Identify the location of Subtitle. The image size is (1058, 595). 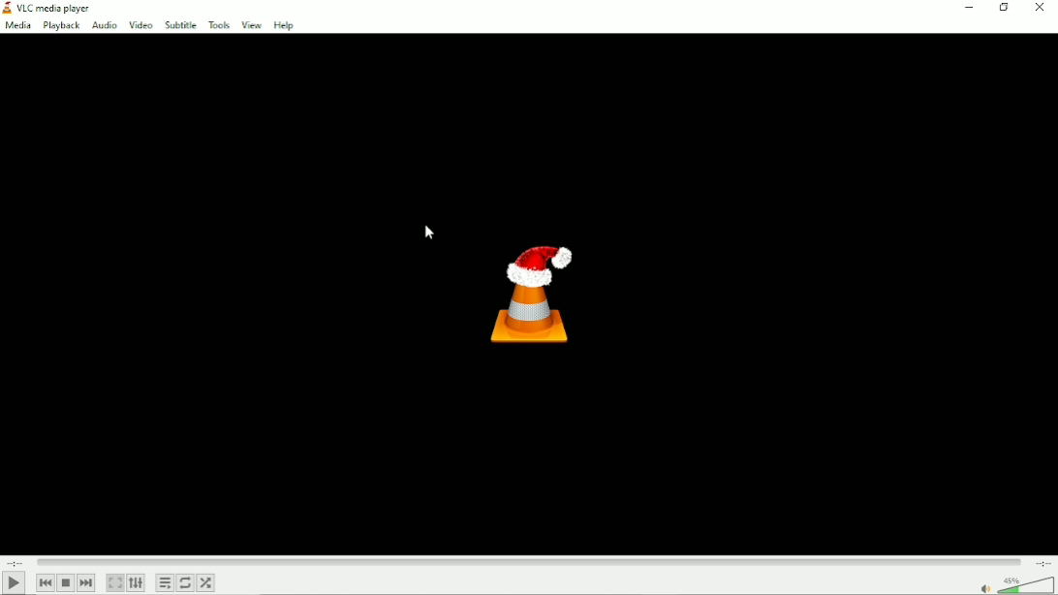
(182, 25).